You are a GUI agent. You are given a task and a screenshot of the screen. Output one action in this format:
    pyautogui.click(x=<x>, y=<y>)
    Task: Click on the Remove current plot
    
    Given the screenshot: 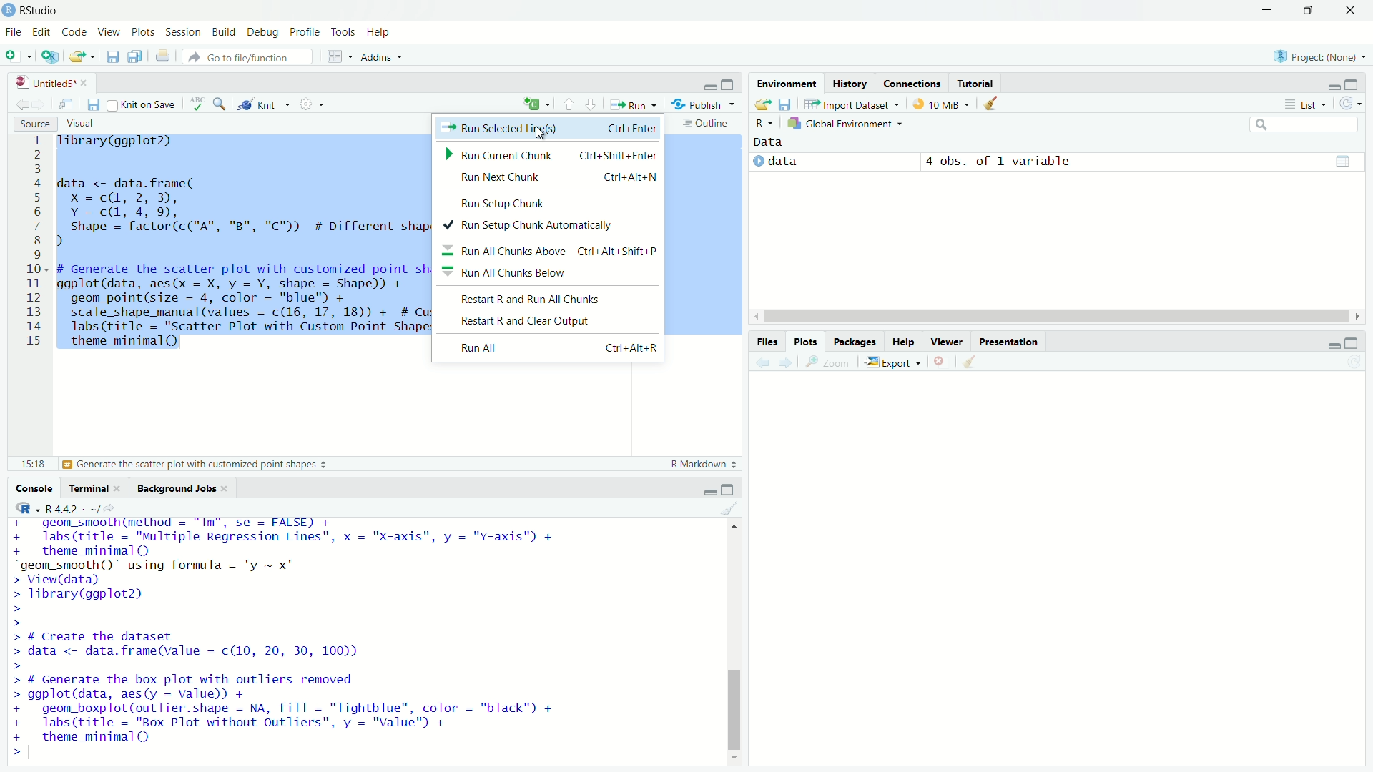 What is the action you would take?
    pyautogui.click(x=939, y=361)
    